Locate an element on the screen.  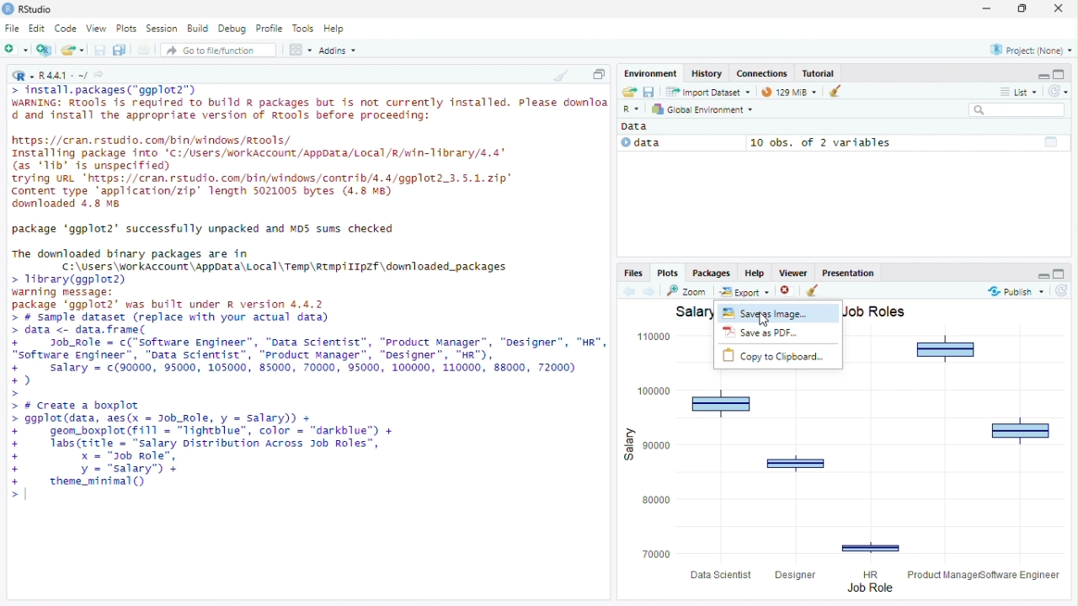
Environment is located at coordinates (651, 73).